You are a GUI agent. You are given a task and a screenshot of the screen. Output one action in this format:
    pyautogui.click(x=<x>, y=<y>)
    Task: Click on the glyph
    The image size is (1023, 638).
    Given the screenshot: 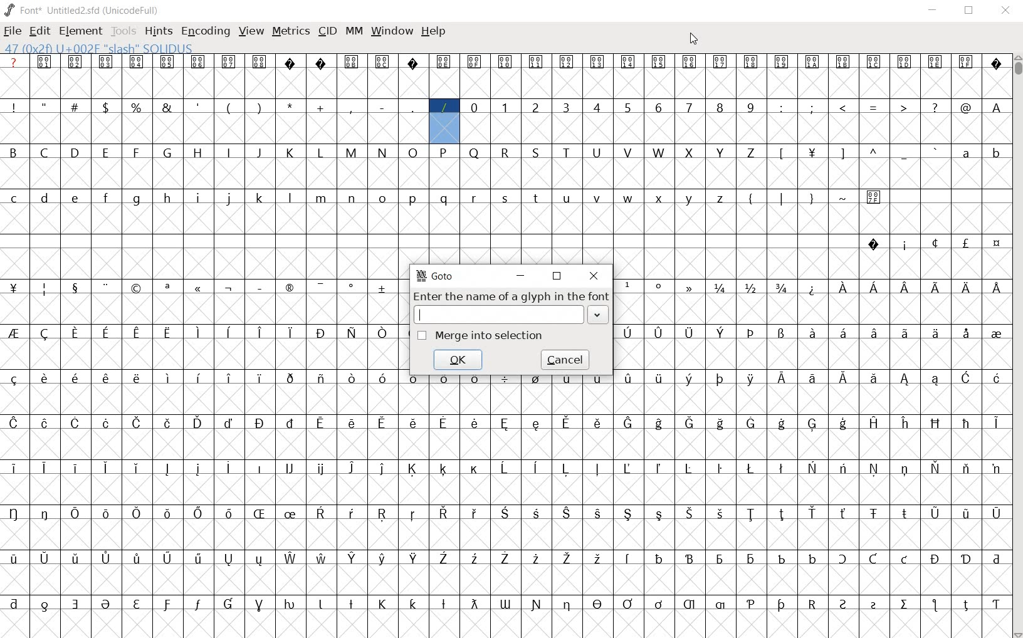 What is the action you would take?
    pyautogui.click(x=321, y=423)
    